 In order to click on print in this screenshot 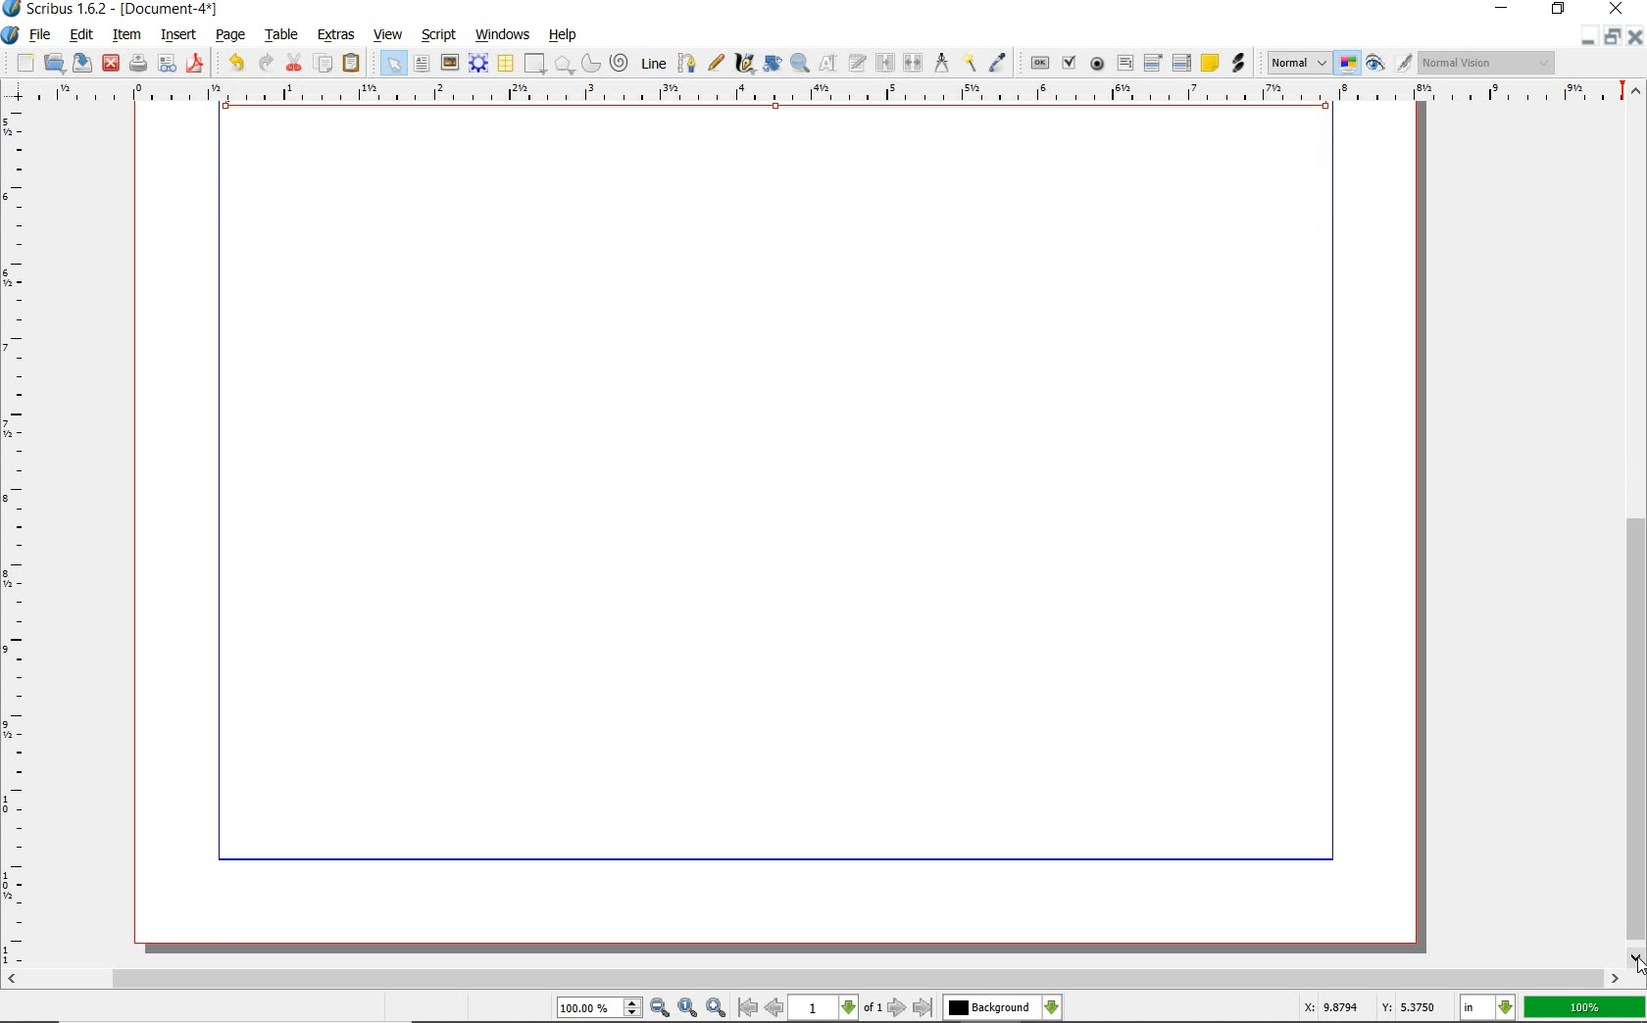, I will do `click(136, 64)`.